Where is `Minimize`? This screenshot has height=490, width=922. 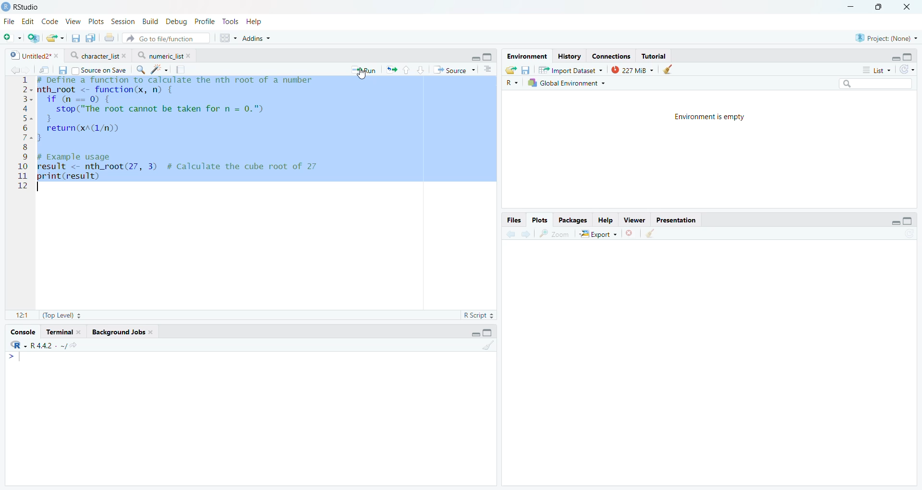 Minimize is located at coordinates (851, 6).